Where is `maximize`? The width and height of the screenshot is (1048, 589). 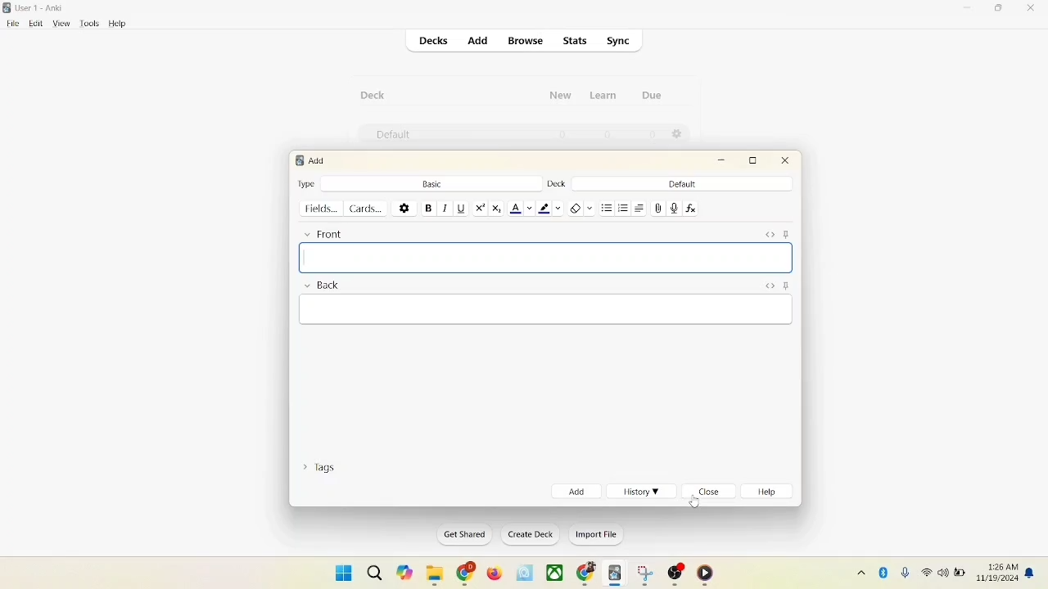
maximize is located at coordinates (1001, 11).